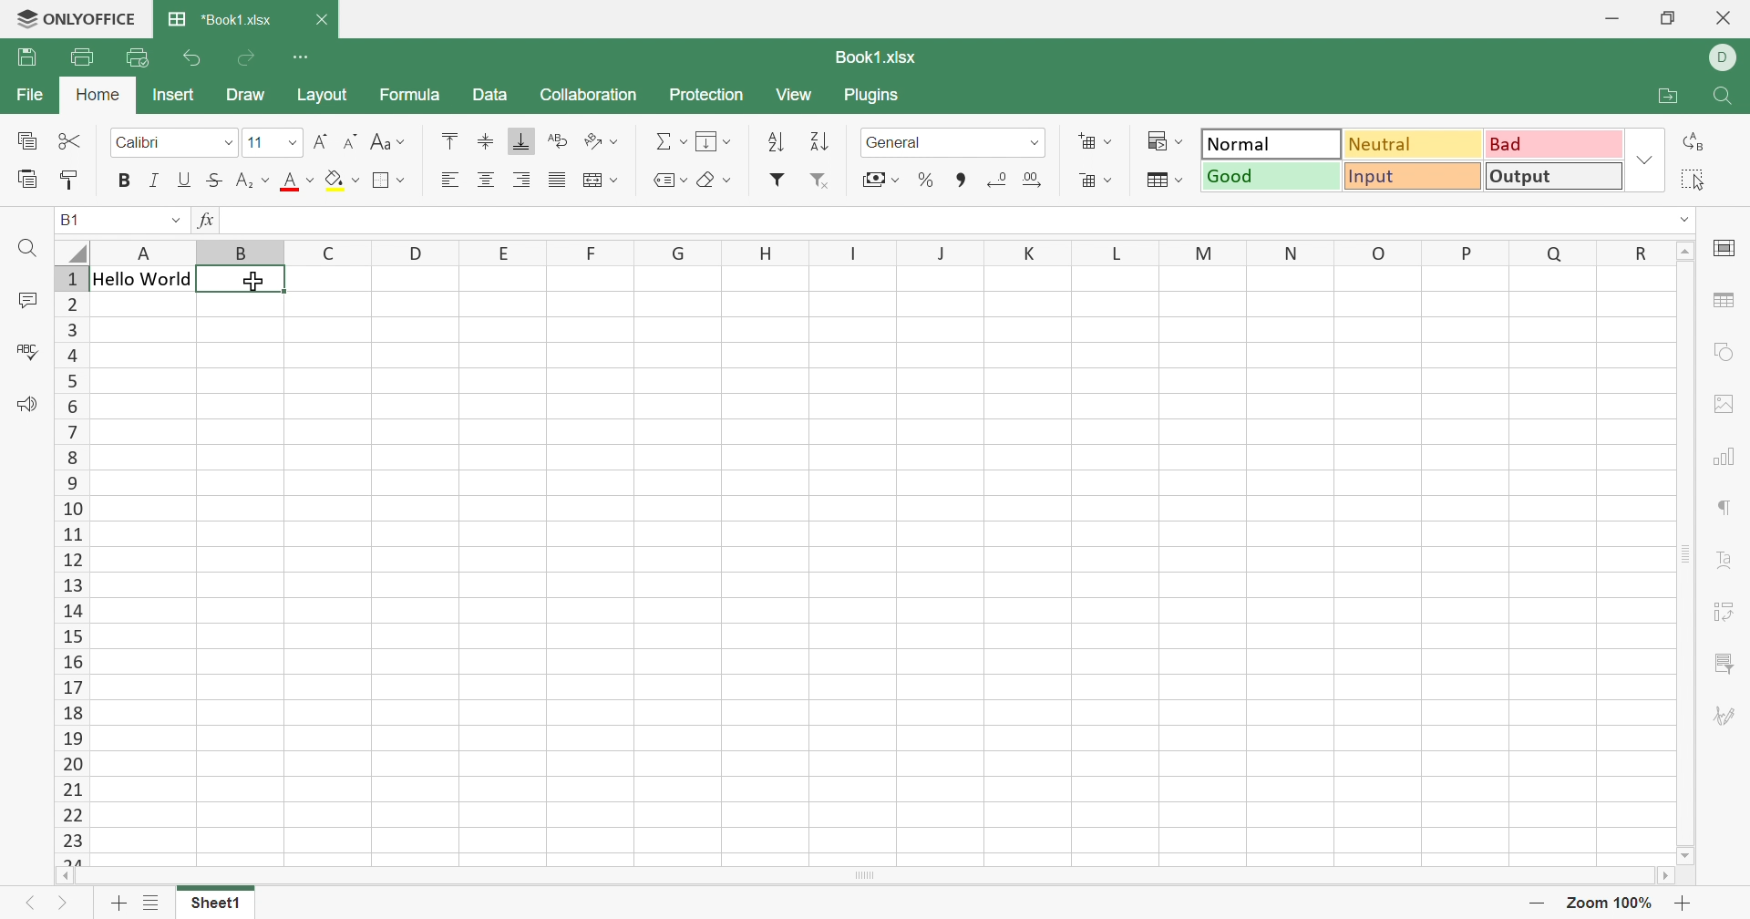  What do you see at coordinates (271, 144) in the screenshot?
I see `Font size` at bounding box center [271, 144].